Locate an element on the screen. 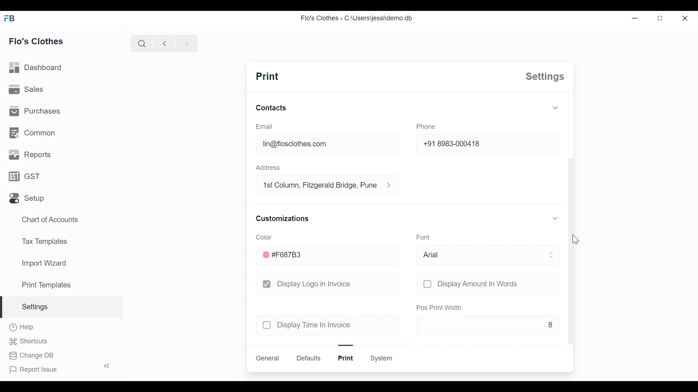 The height and width of the screenshot is (392, 698). address is located at coordinates (268, 168).